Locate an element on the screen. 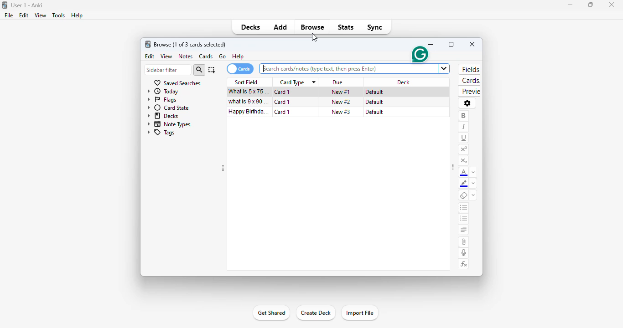  select is located at coordinates (212, 70).